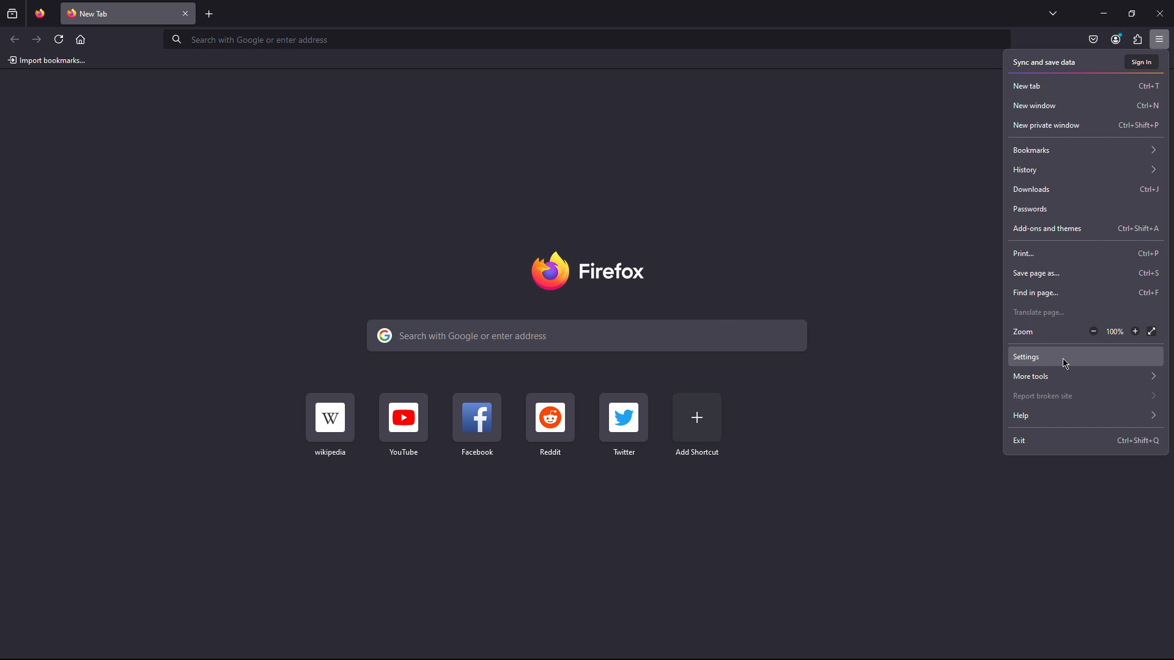 The width and height of the screenshot is (1174, 660). I want to click on Report broken site, so click(1085, 395).